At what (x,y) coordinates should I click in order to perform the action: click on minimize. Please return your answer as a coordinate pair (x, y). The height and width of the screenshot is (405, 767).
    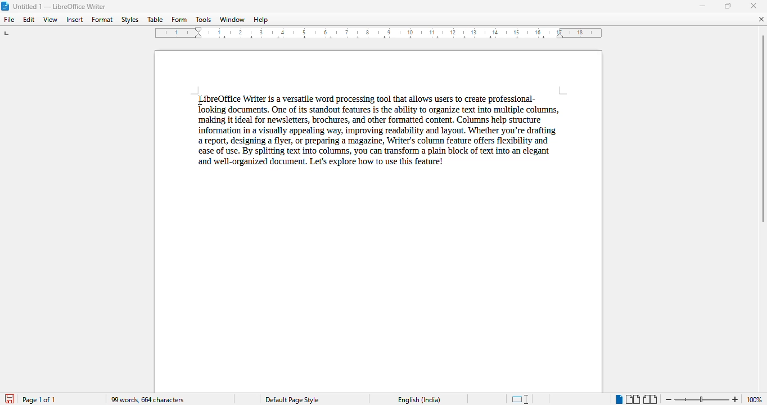
    Looking at the image, I should click on (702, 7).